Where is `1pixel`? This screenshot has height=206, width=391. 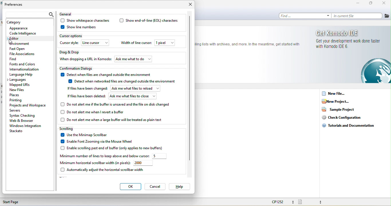
1pixel is located at coordinates (165, 43).